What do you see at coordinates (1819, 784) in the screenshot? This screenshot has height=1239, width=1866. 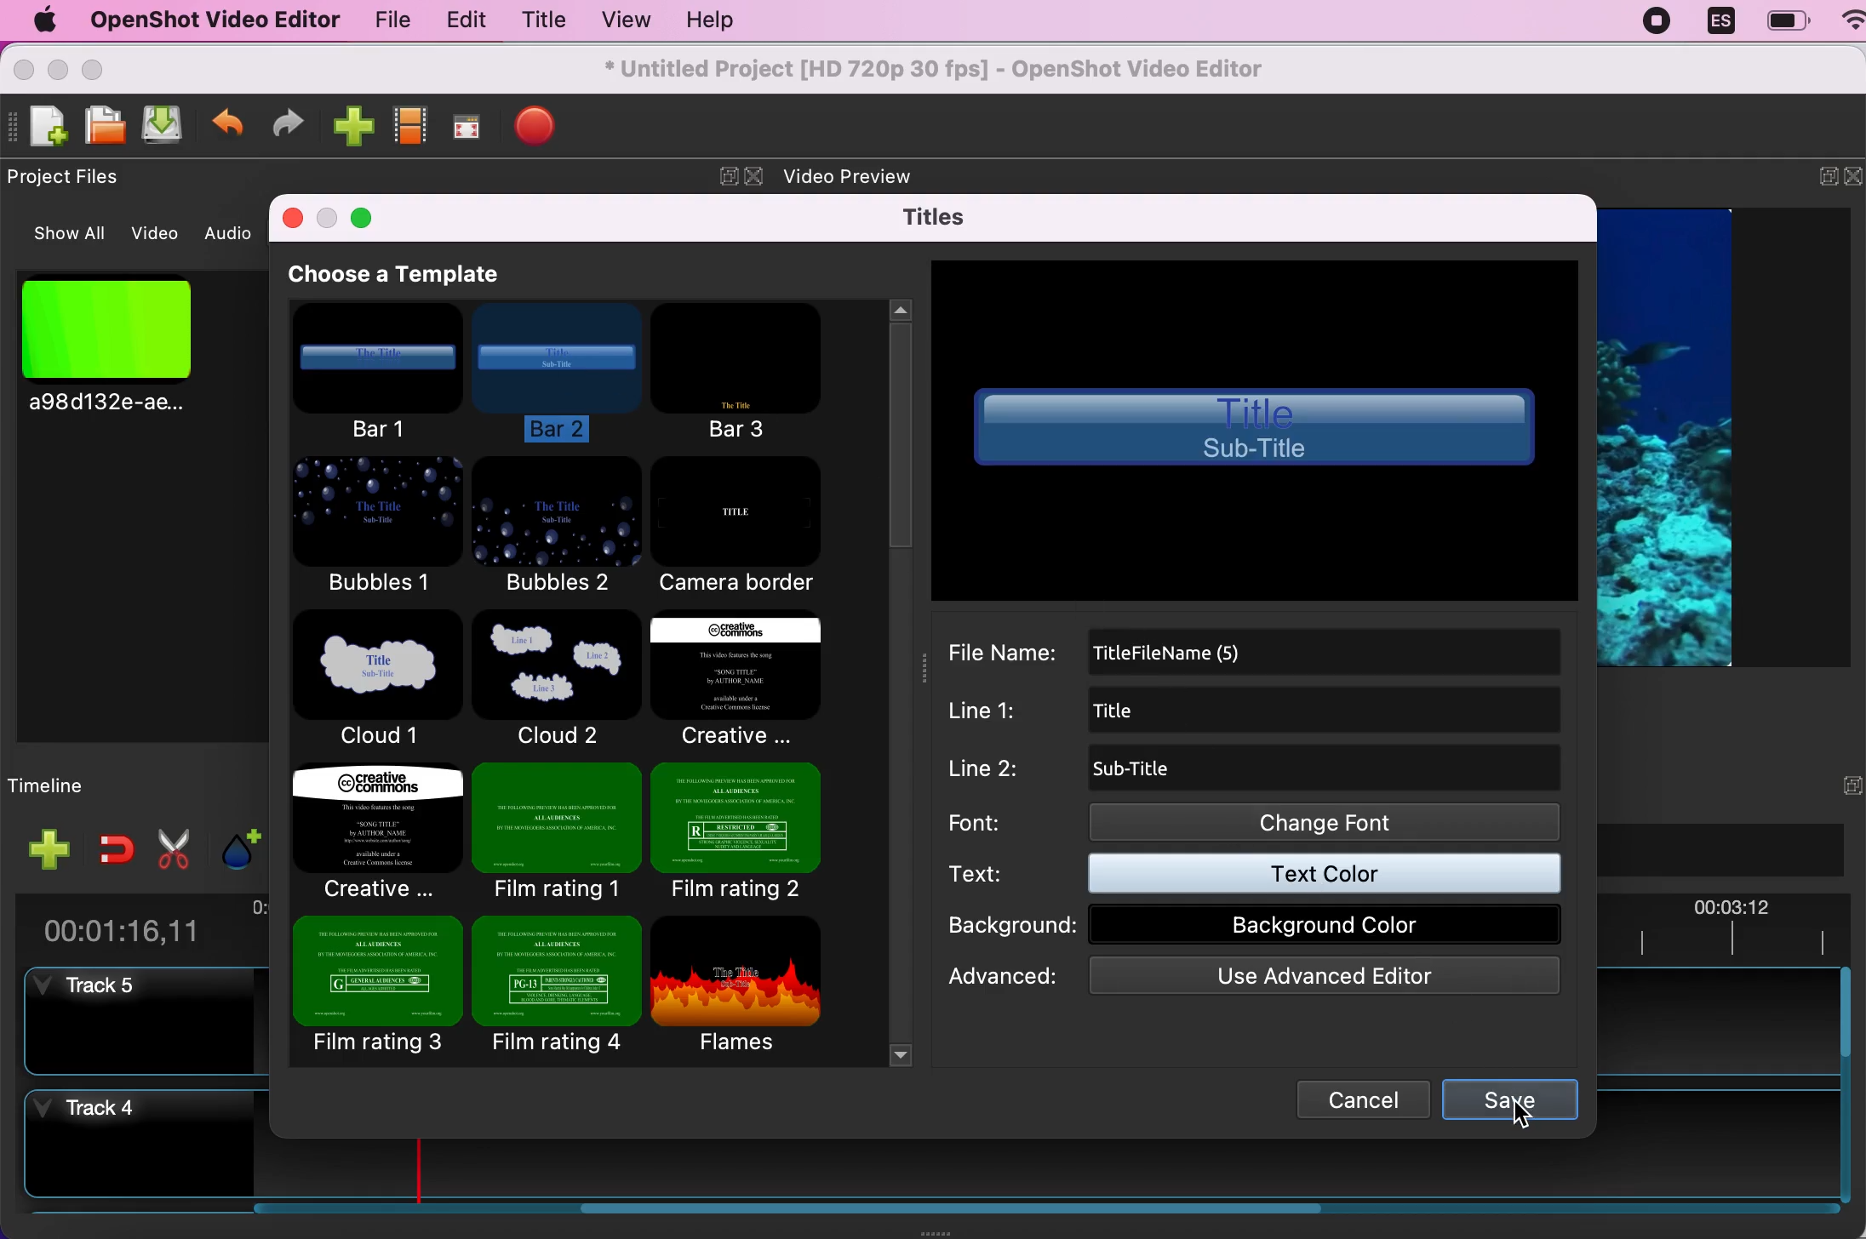 I see `hide/expand` at bounding box center [1819, 784].